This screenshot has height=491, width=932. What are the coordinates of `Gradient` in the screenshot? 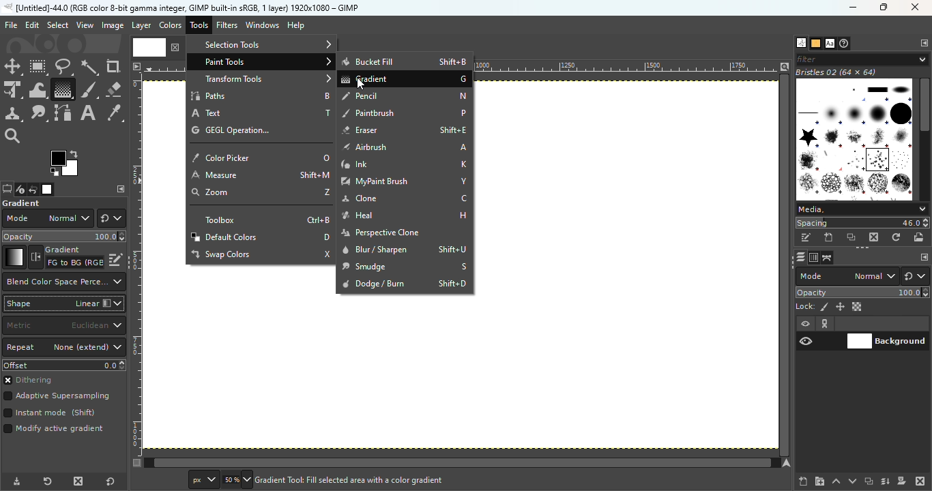 It's located at (404, 79).